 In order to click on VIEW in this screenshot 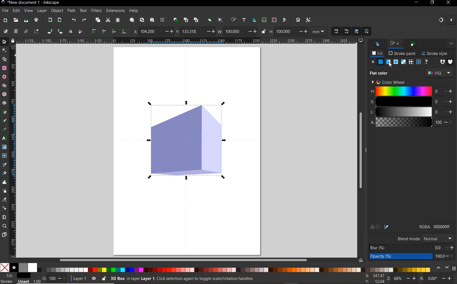, I will do `click(28, 11)`.